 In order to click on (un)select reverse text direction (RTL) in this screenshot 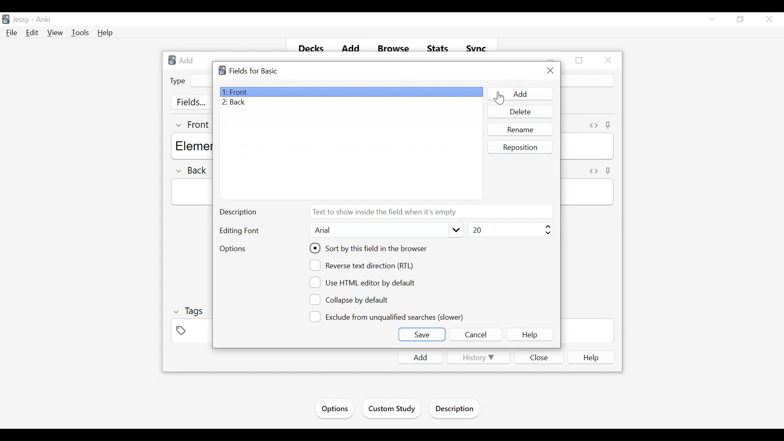, I will do `click(363, 265)`.